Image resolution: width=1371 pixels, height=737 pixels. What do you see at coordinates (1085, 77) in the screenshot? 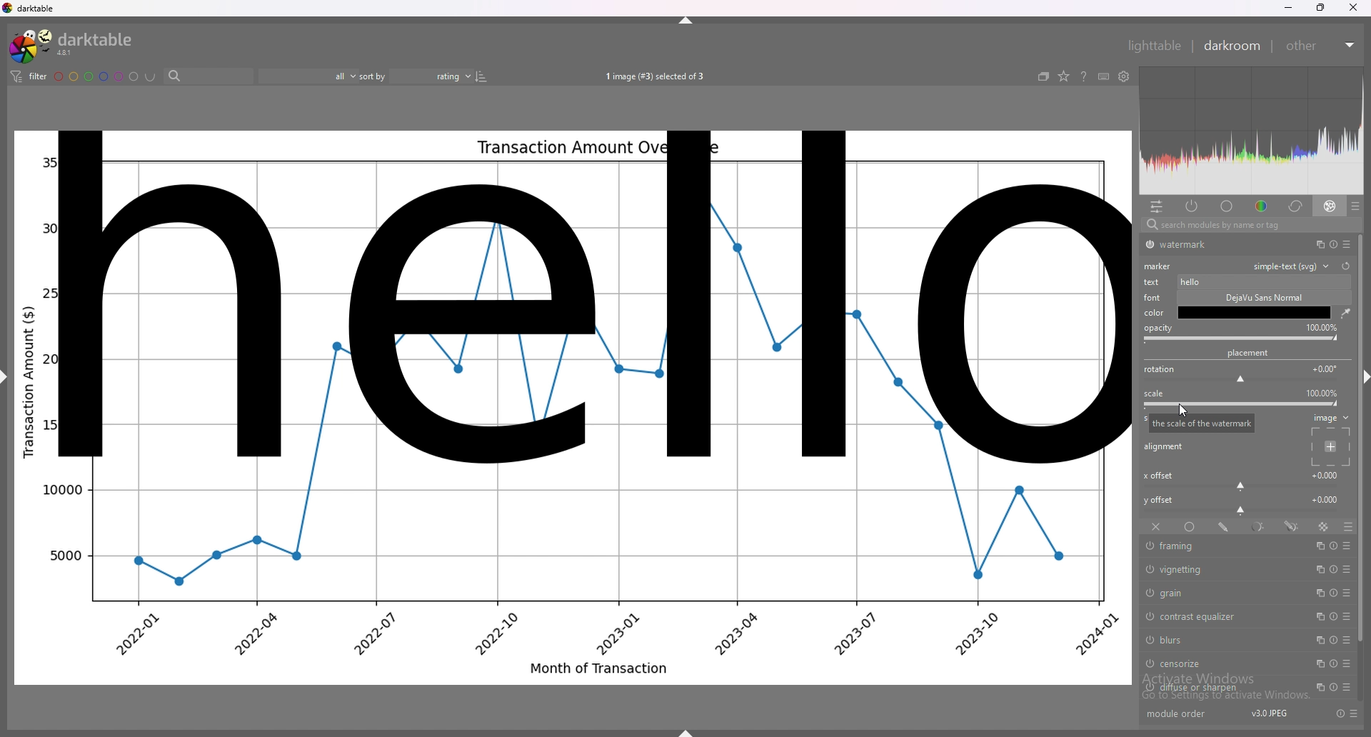
I see `help` at bounding box center [1085, 77].